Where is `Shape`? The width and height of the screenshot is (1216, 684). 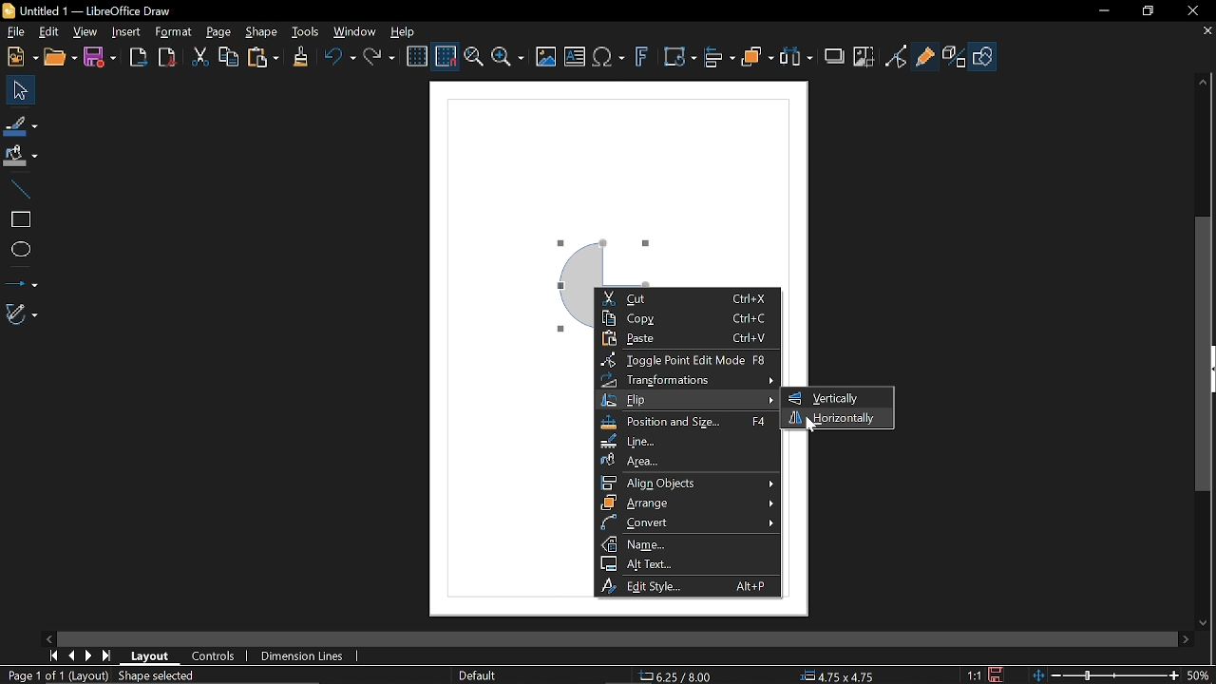 Shape is located at coordinates (264, 32).